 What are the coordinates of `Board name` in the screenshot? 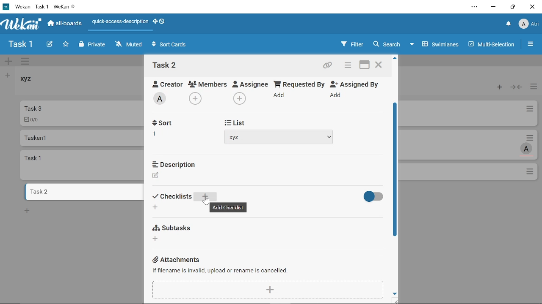 It's located at (20, 44).